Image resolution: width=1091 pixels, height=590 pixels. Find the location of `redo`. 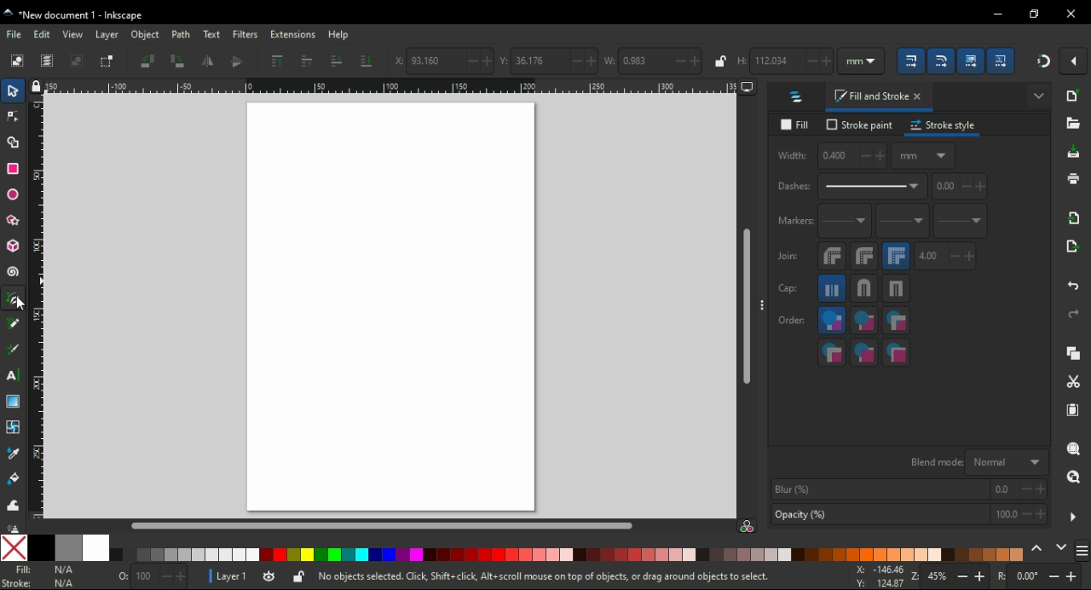

redo is located at coordinates (1072, 314).